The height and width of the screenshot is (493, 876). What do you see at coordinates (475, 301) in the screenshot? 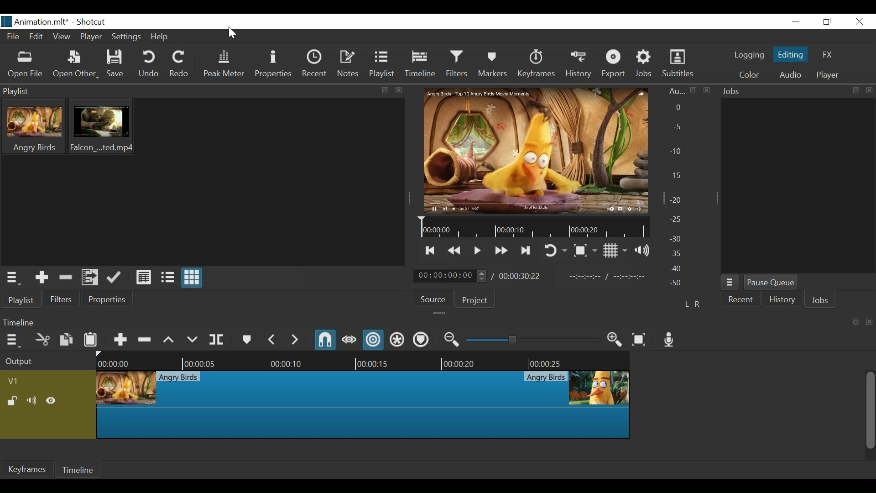
I see `Project` at bounding box center [475, 301].